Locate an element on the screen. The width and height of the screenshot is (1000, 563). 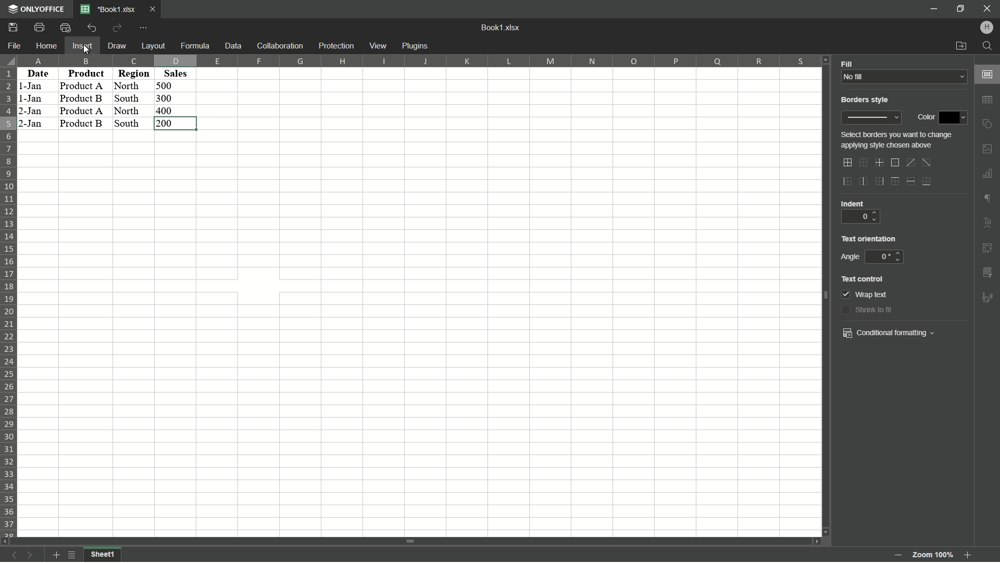
up is located at coordinates (900, 252).